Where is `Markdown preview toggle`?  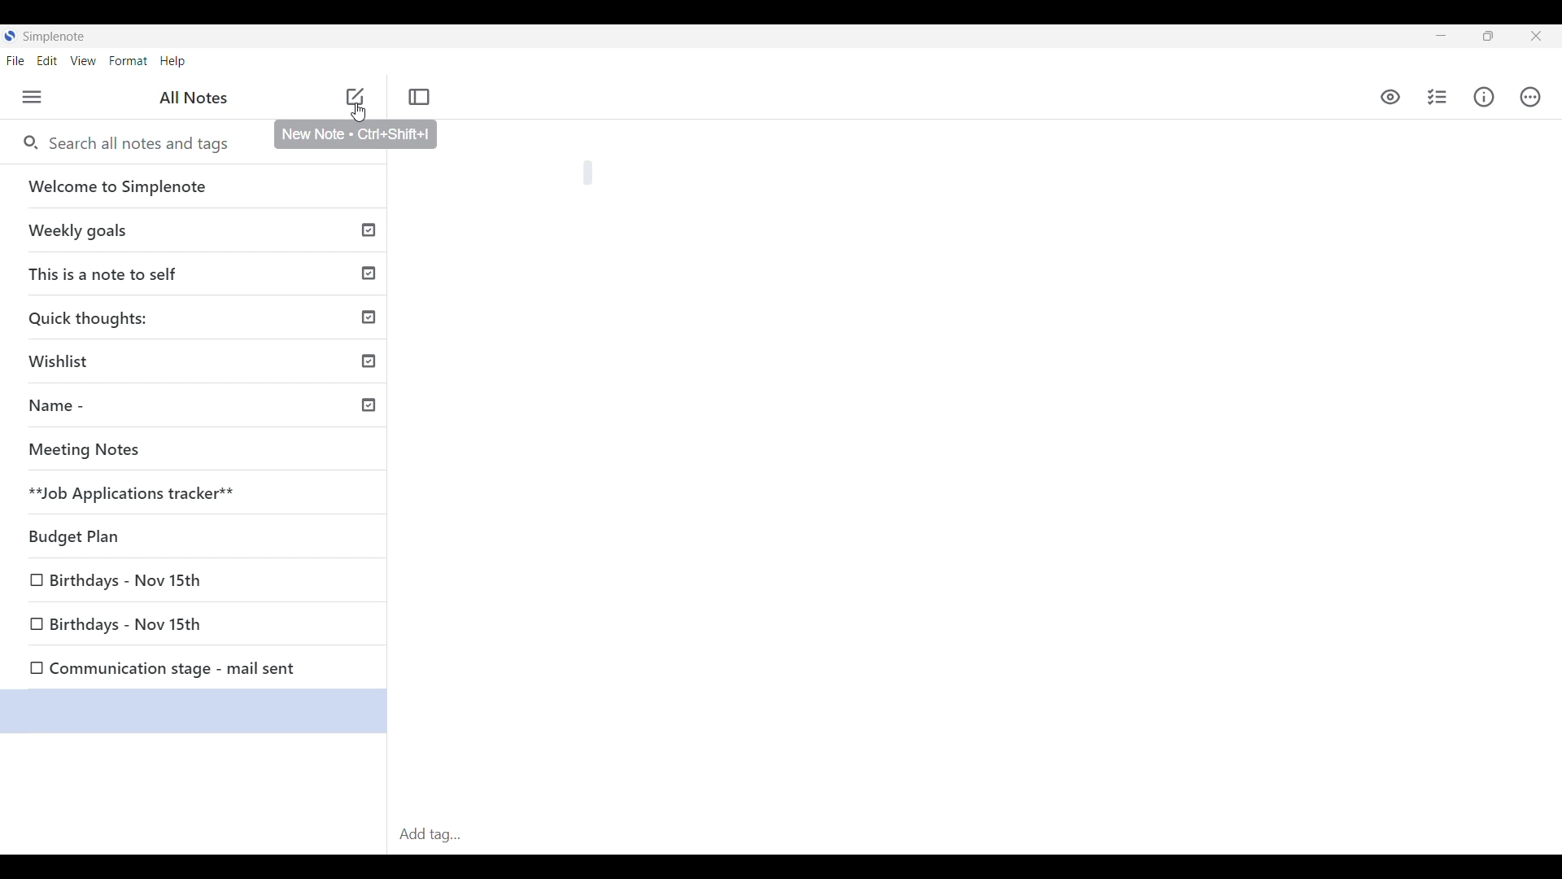
Markdown preview toggle is located at coordinates (1390, 98).